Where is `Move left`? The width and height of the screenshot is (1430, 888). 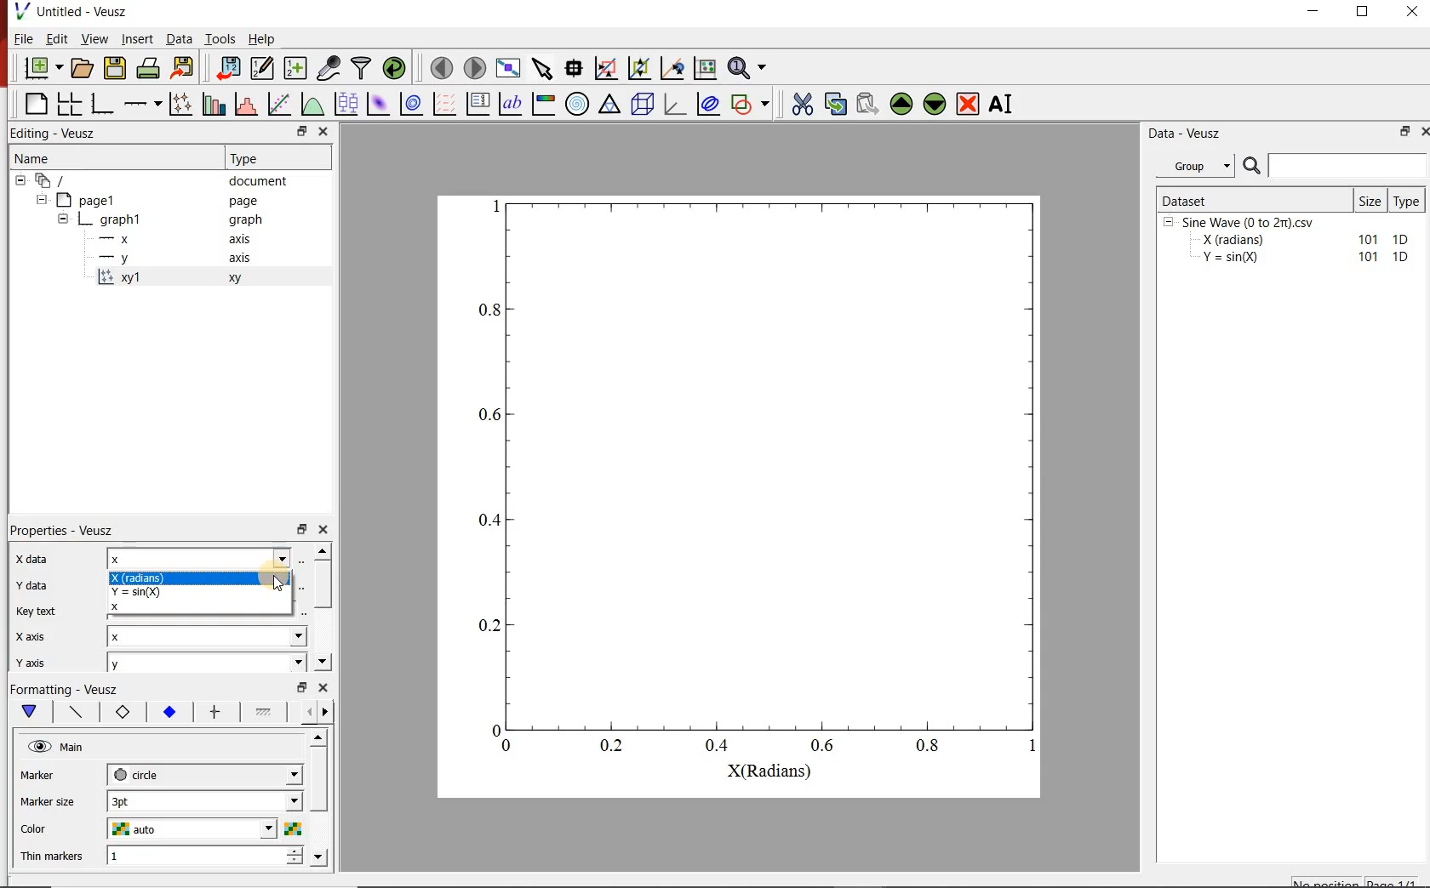
Move left is located at coordinates (306, 711).